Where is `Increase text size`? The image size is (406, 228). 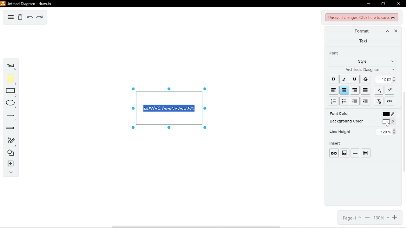
Increase text size is located at coordinates (395, 78).